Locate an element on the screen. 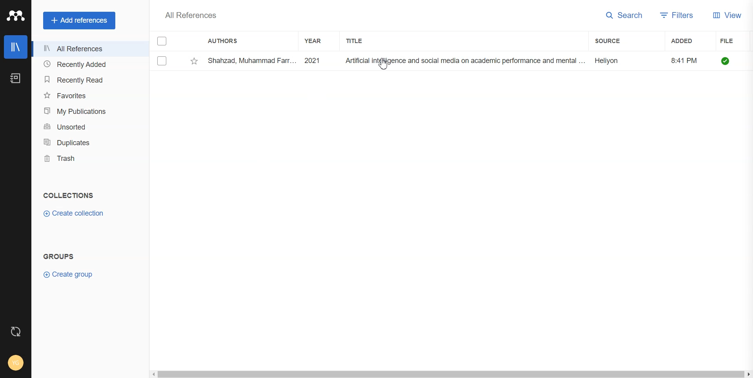  Text is located at coordinates (190, 16).